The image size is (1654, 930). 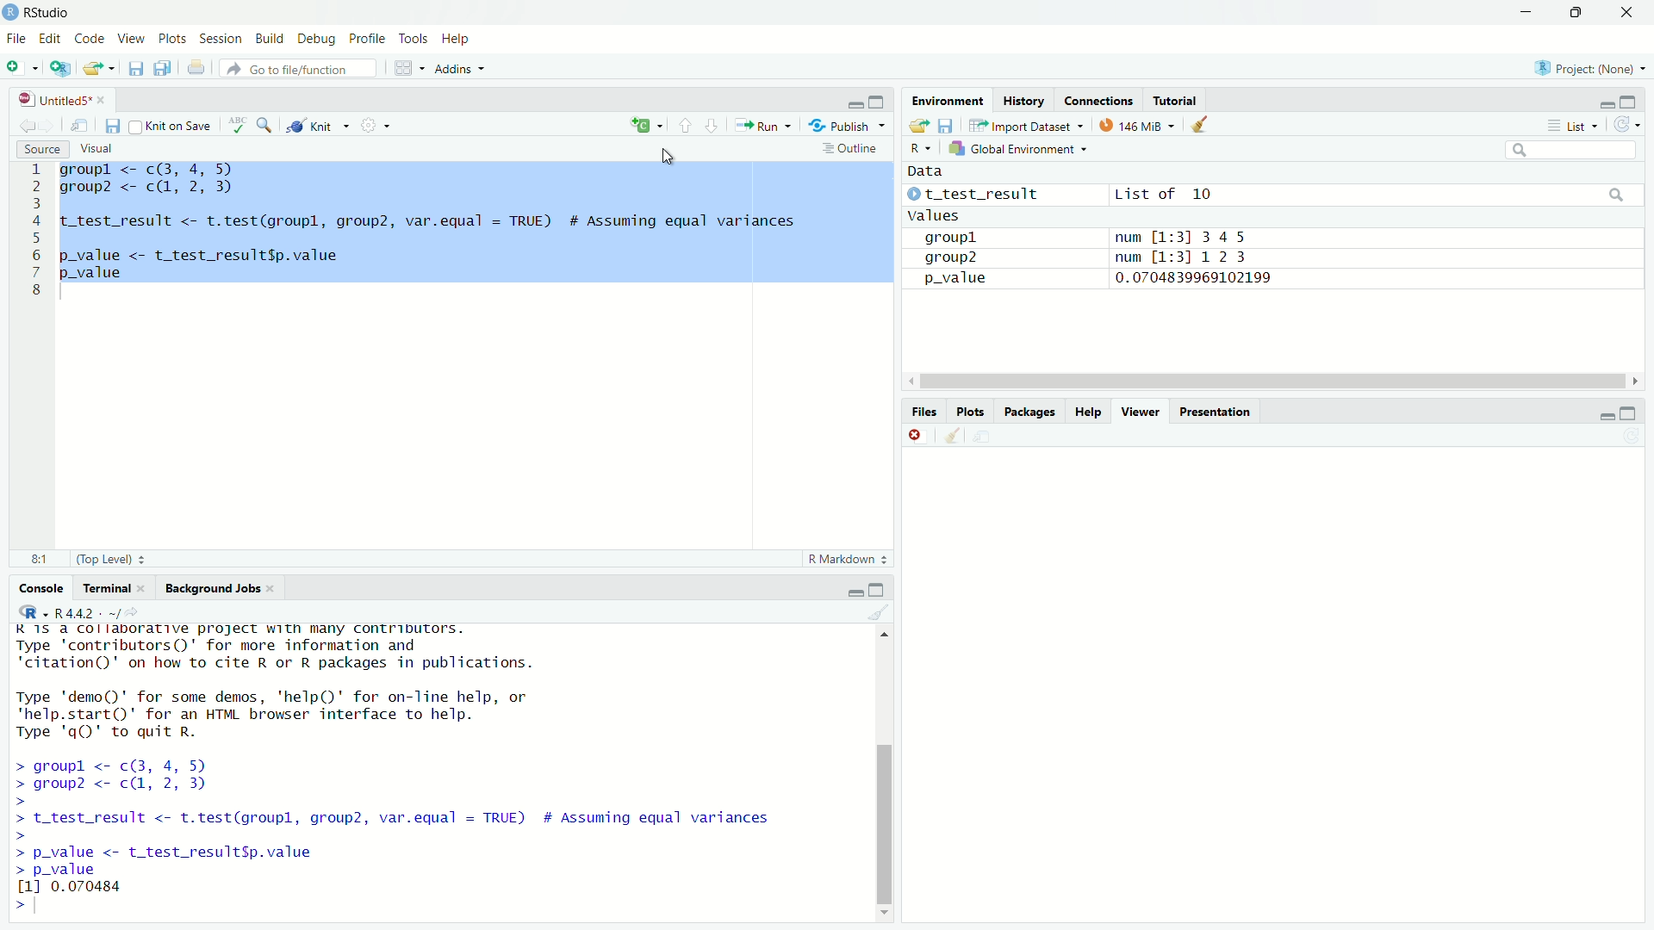 What do you see at coordinates (1569, 124) in the screenshot?
I see `List ~` at bounding box center [1569, 124].